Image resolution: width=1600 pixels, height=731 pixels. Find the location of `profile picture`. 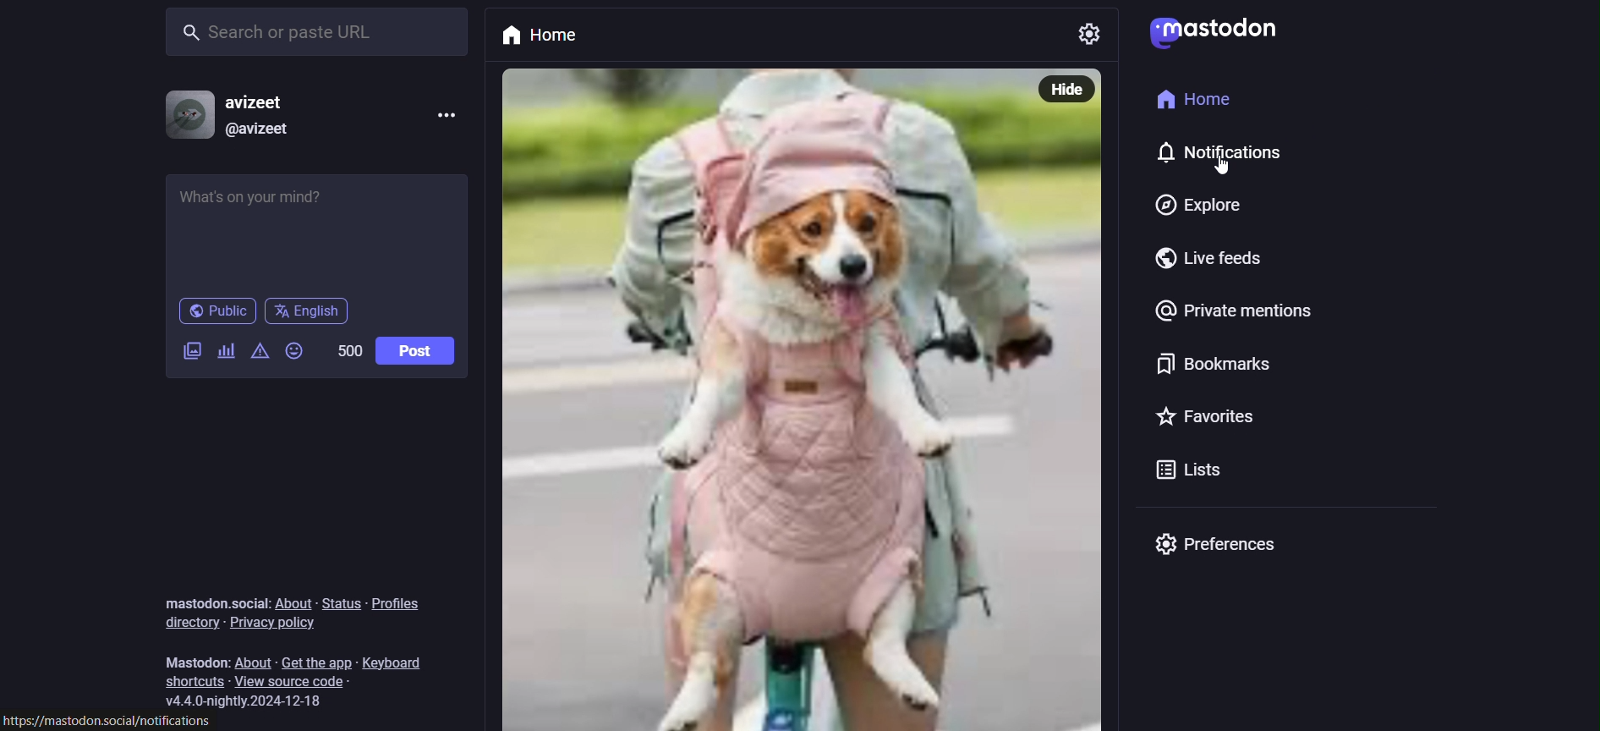

profile picture is located at coordinates (186, 114).